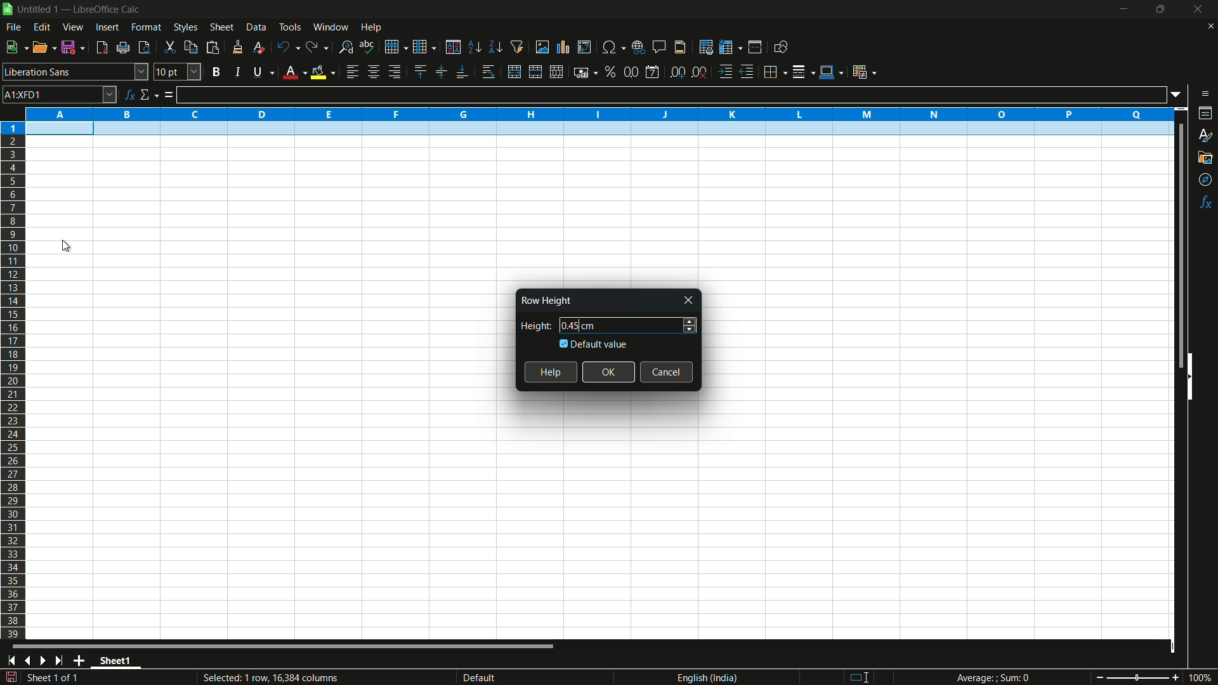 The height and width of the screenshot is (685, 1218). What do you see at coordinates (1206, 180) in the screenshot?
I see `navigator` at bounding box center [1206, 180].